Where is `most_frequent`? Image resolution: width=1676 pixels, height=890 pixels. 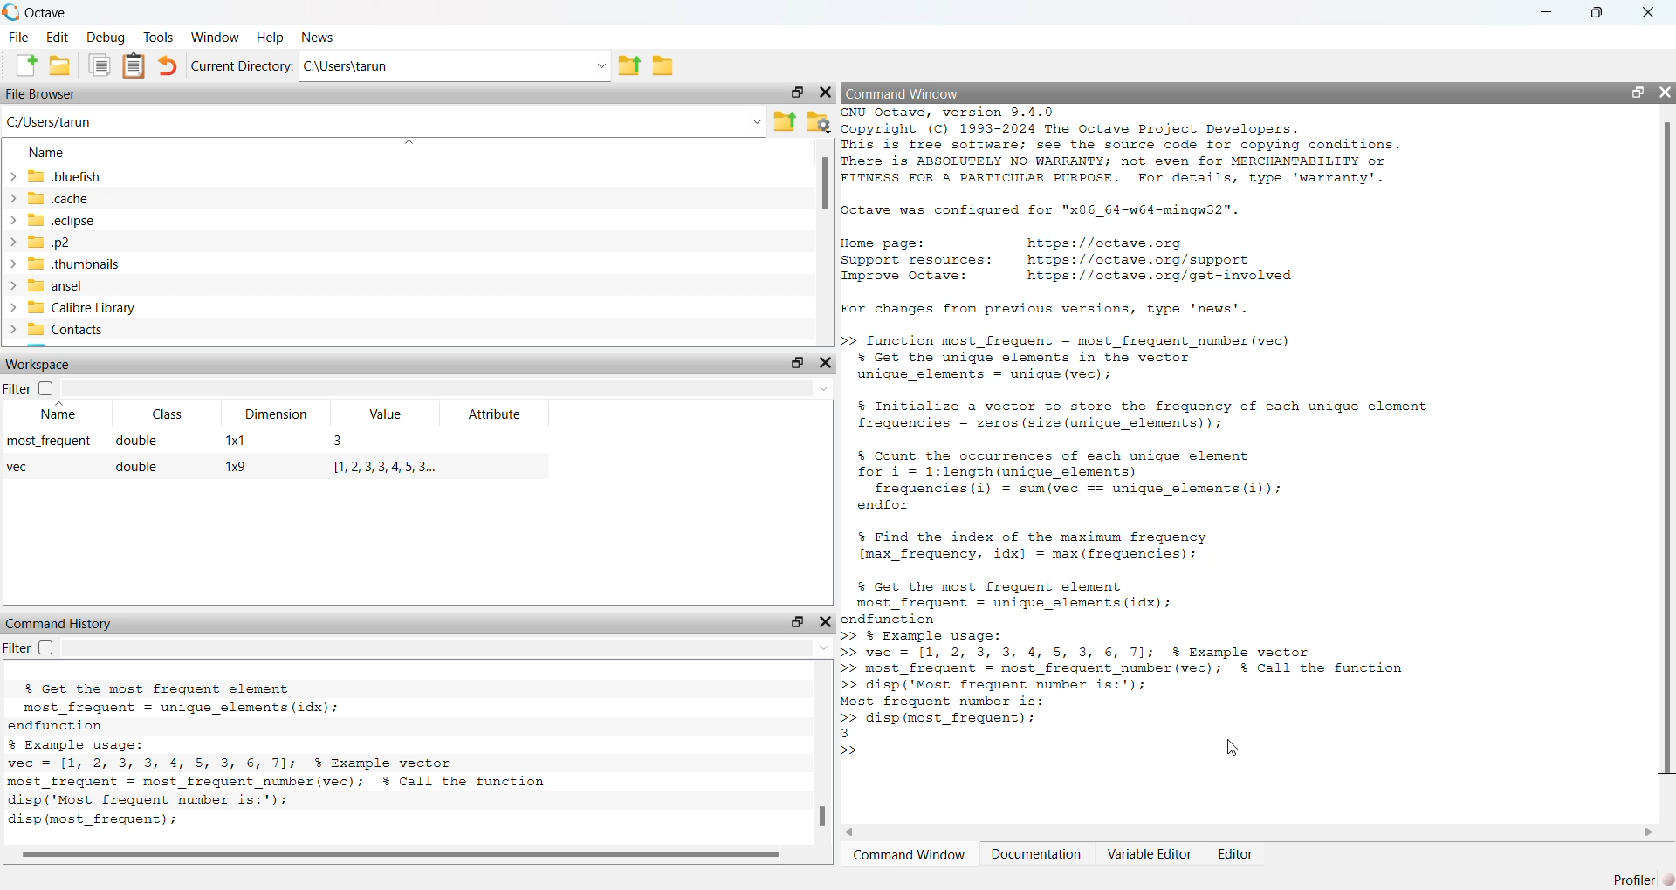
most_frequent is located at coordinates (49, 441).